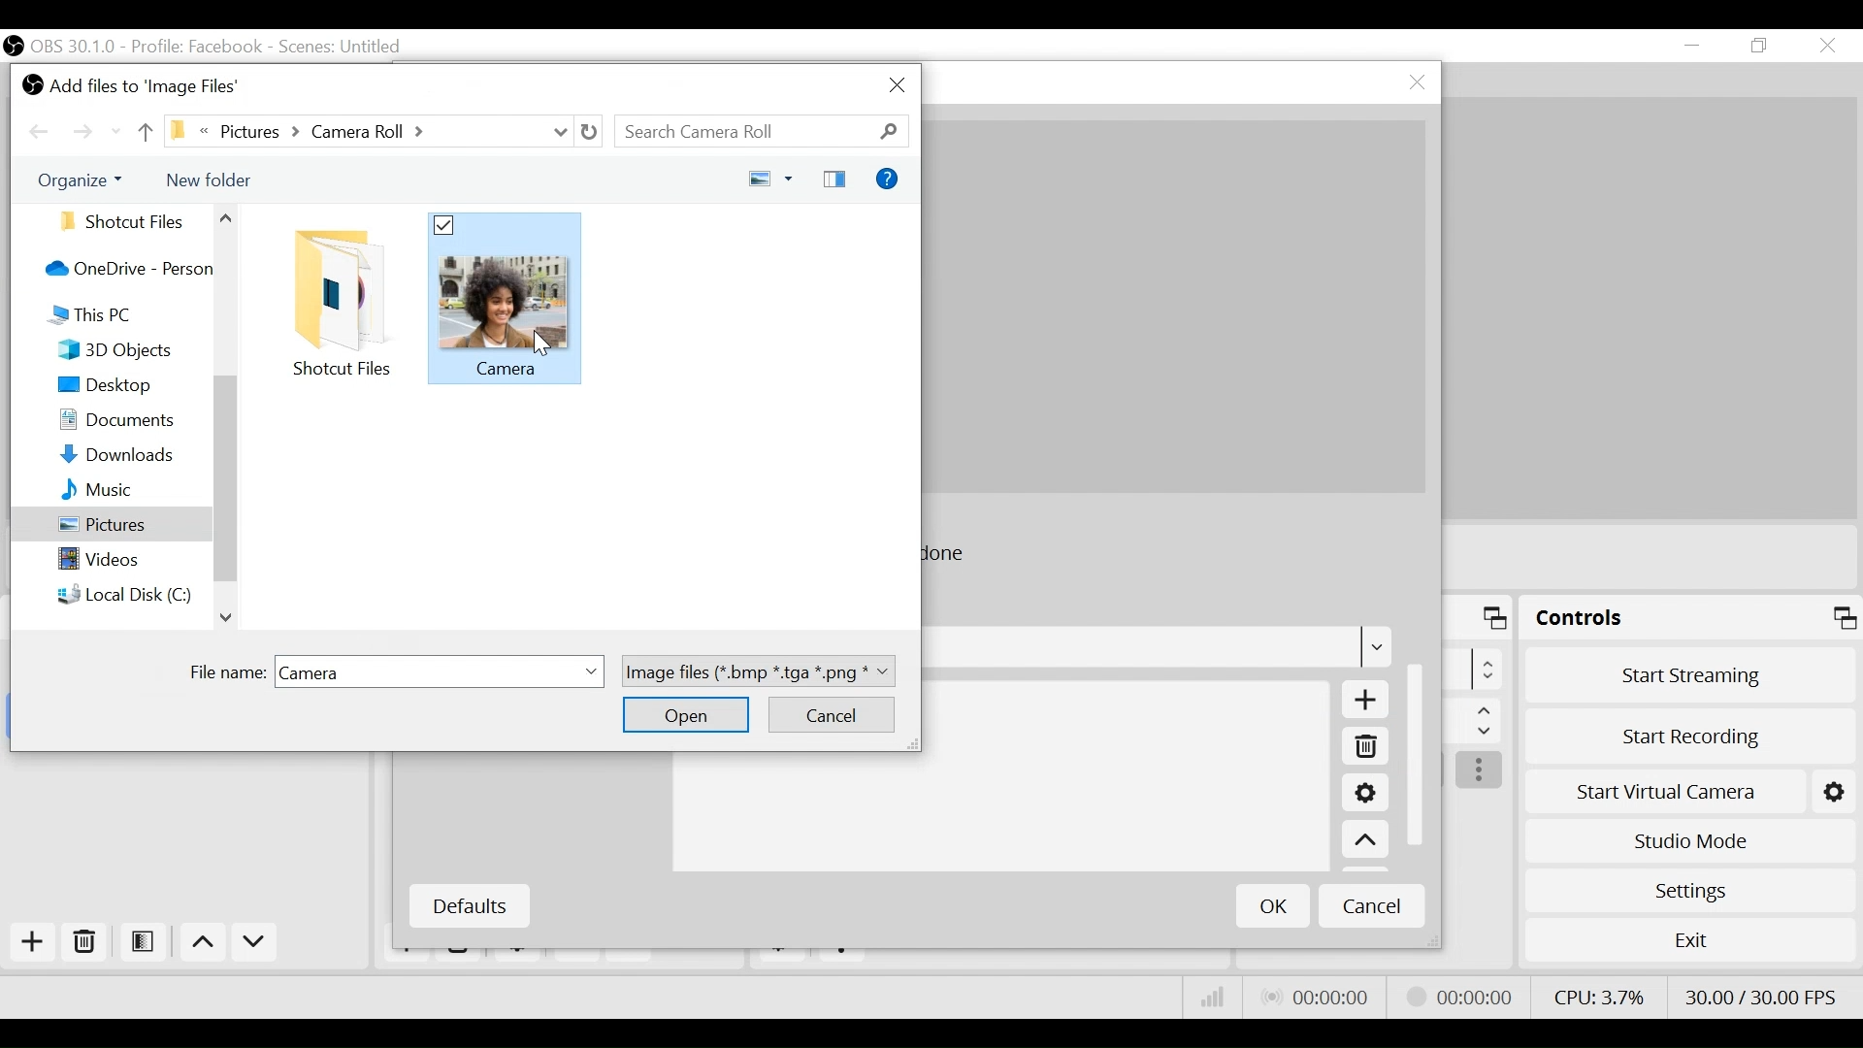 The height and width of the screenshot is (1048, 1863). What do you see at coordinates (1690, 621) in the screenshot?
I see `Controls` at bounding box center [1690, 621].